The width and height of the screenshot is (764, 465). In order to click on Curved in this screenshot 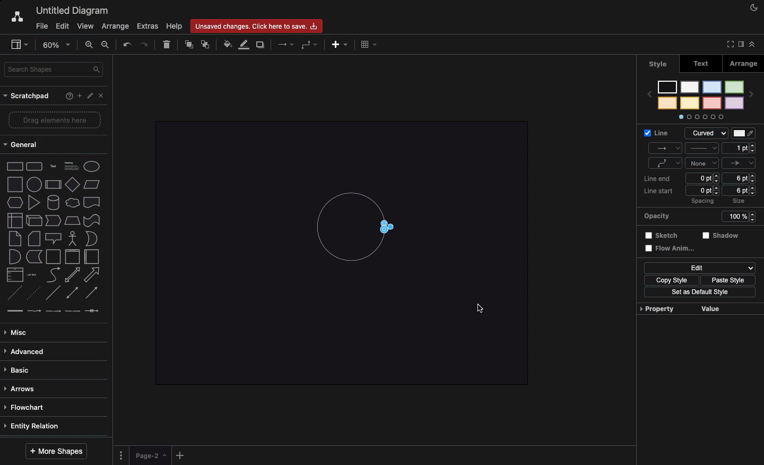, I will do `click(392, 228)`.